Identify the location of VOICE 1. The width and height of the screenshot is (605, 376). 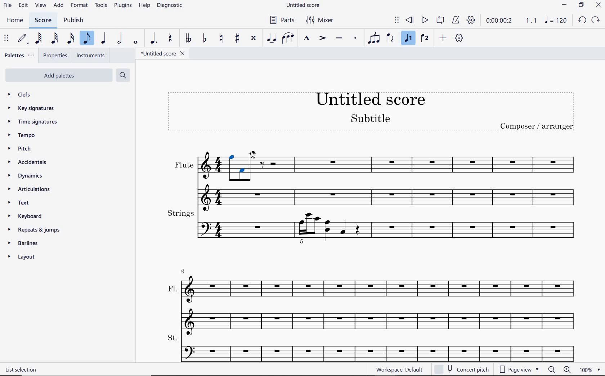
(409, 39).